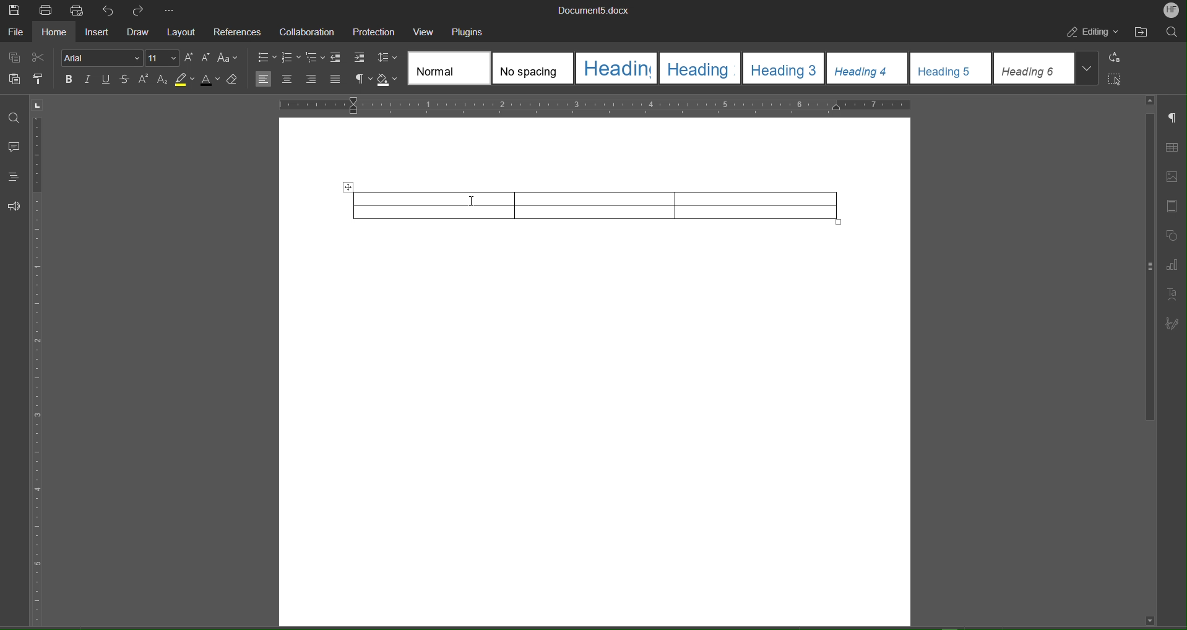 The height and width of the screenshot is (630, 1187). What do you see at coordinates (1173, 119) in the screenshot?
I see `Paragraph Settings` at bounding box center [1173, 119].